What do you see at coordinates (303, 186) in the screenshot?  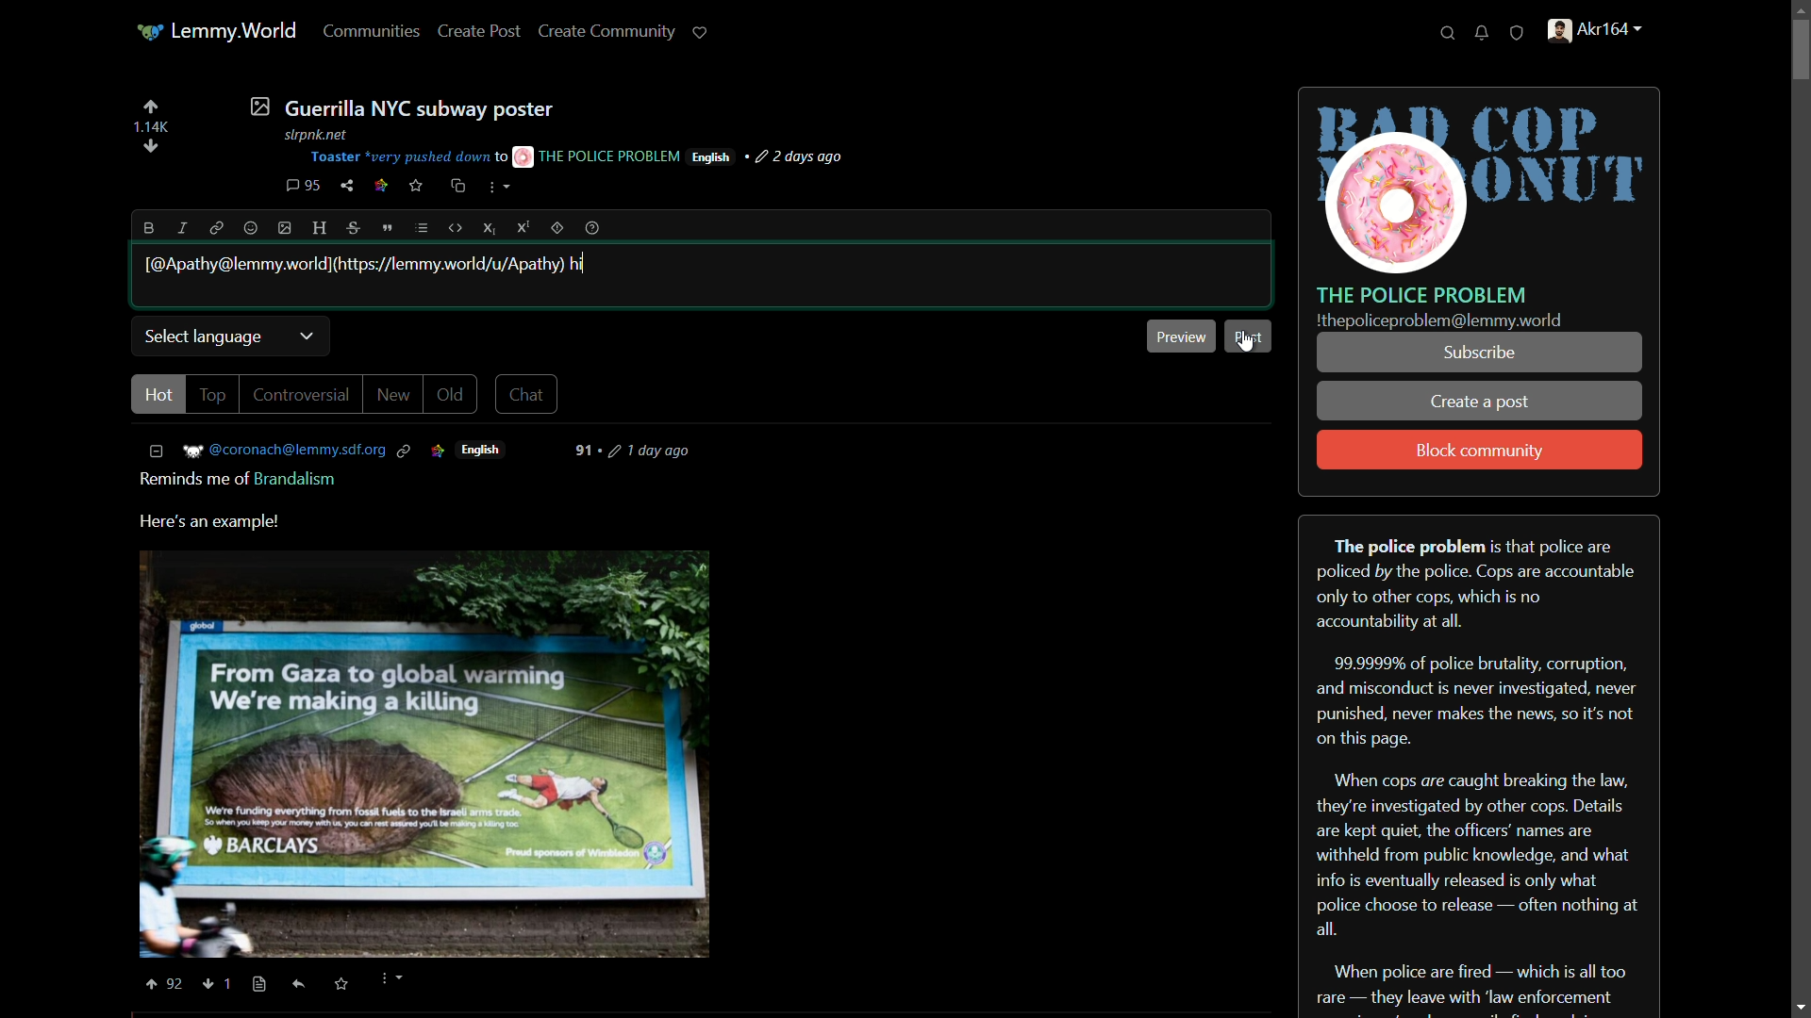 I see `comment` at bounding box center [303, 186].